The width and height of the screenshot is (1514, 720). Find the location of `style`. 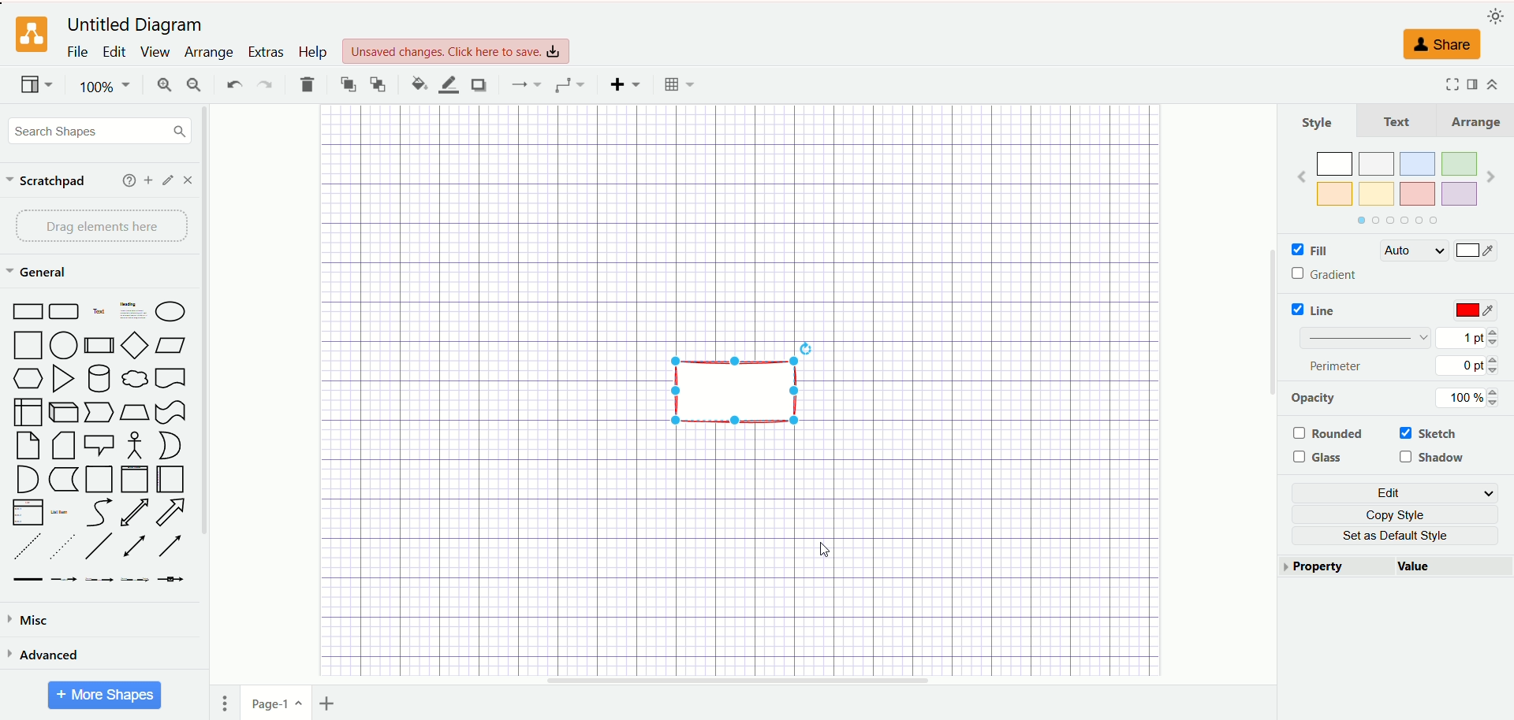

style is located at coordinates (1319, 122).